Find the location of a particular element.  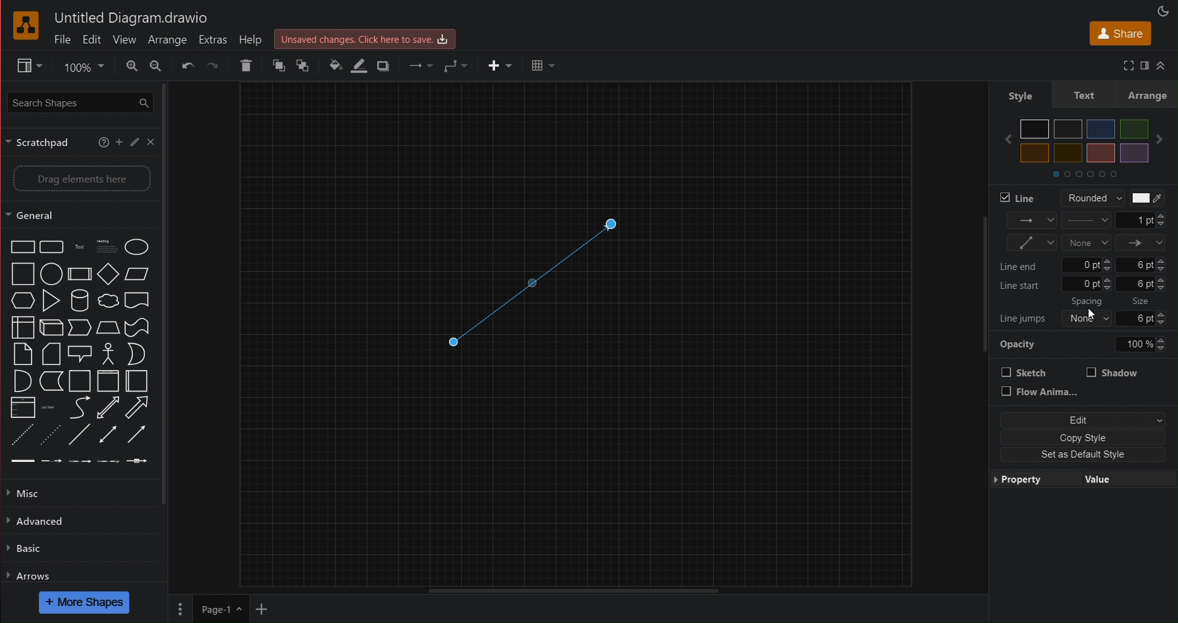

Scratchpad is located at coordinates (42, 142).